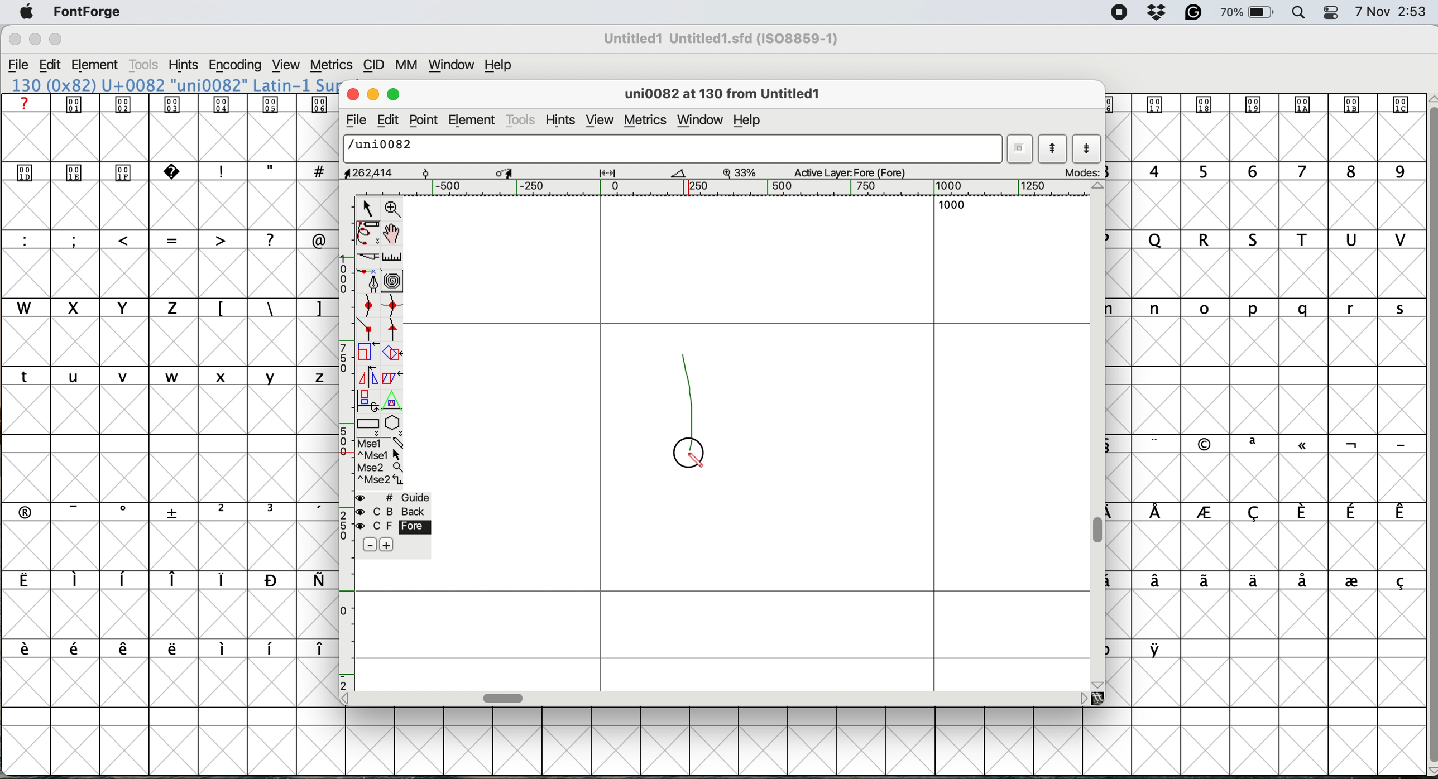 This screenshot has width=1438, height=779. I want to click on special characters, so click(162, 512).